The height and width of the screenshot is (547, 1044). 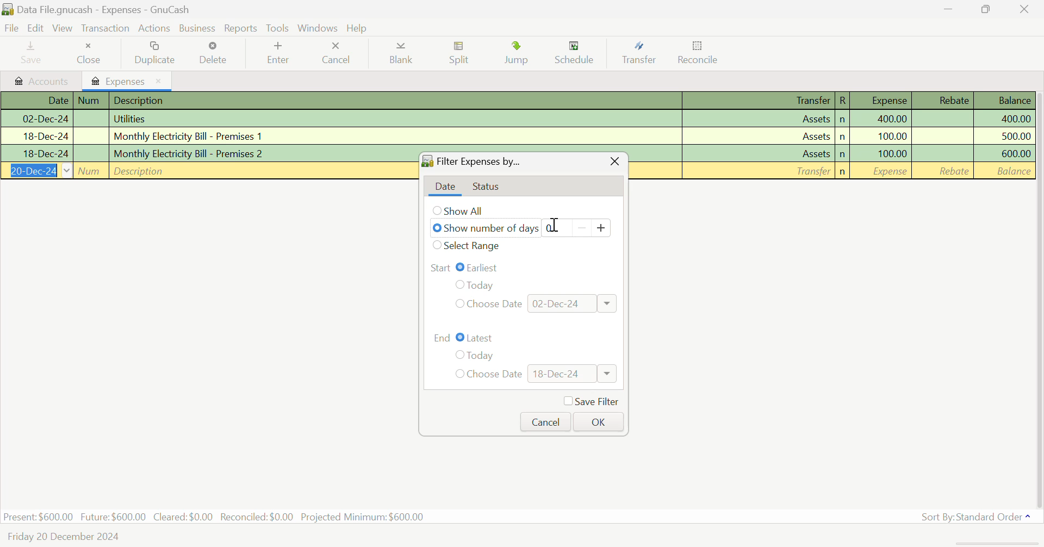 I want to click on Today, so click(x=477, y=285).